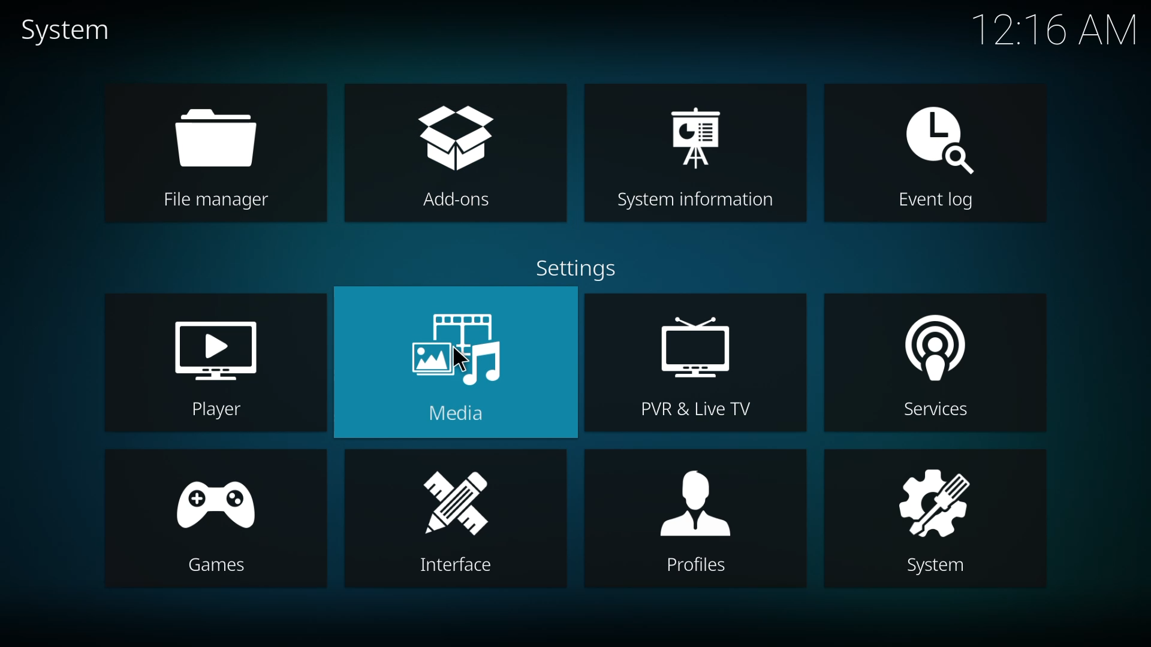  Describe the element at coordinates (574, 267) in the screenshot. I see `settings` at that location.